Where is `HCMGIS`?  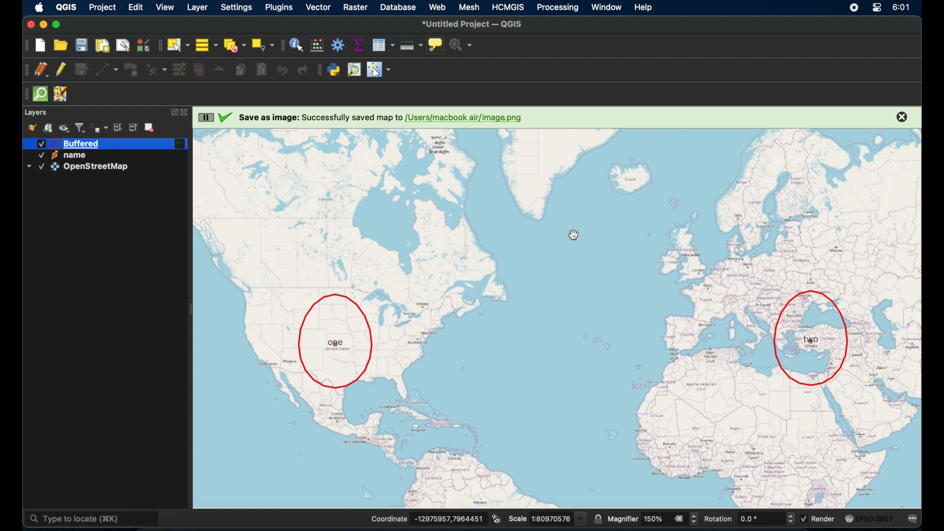 HCMGIS is located at coordinates (509, 7).